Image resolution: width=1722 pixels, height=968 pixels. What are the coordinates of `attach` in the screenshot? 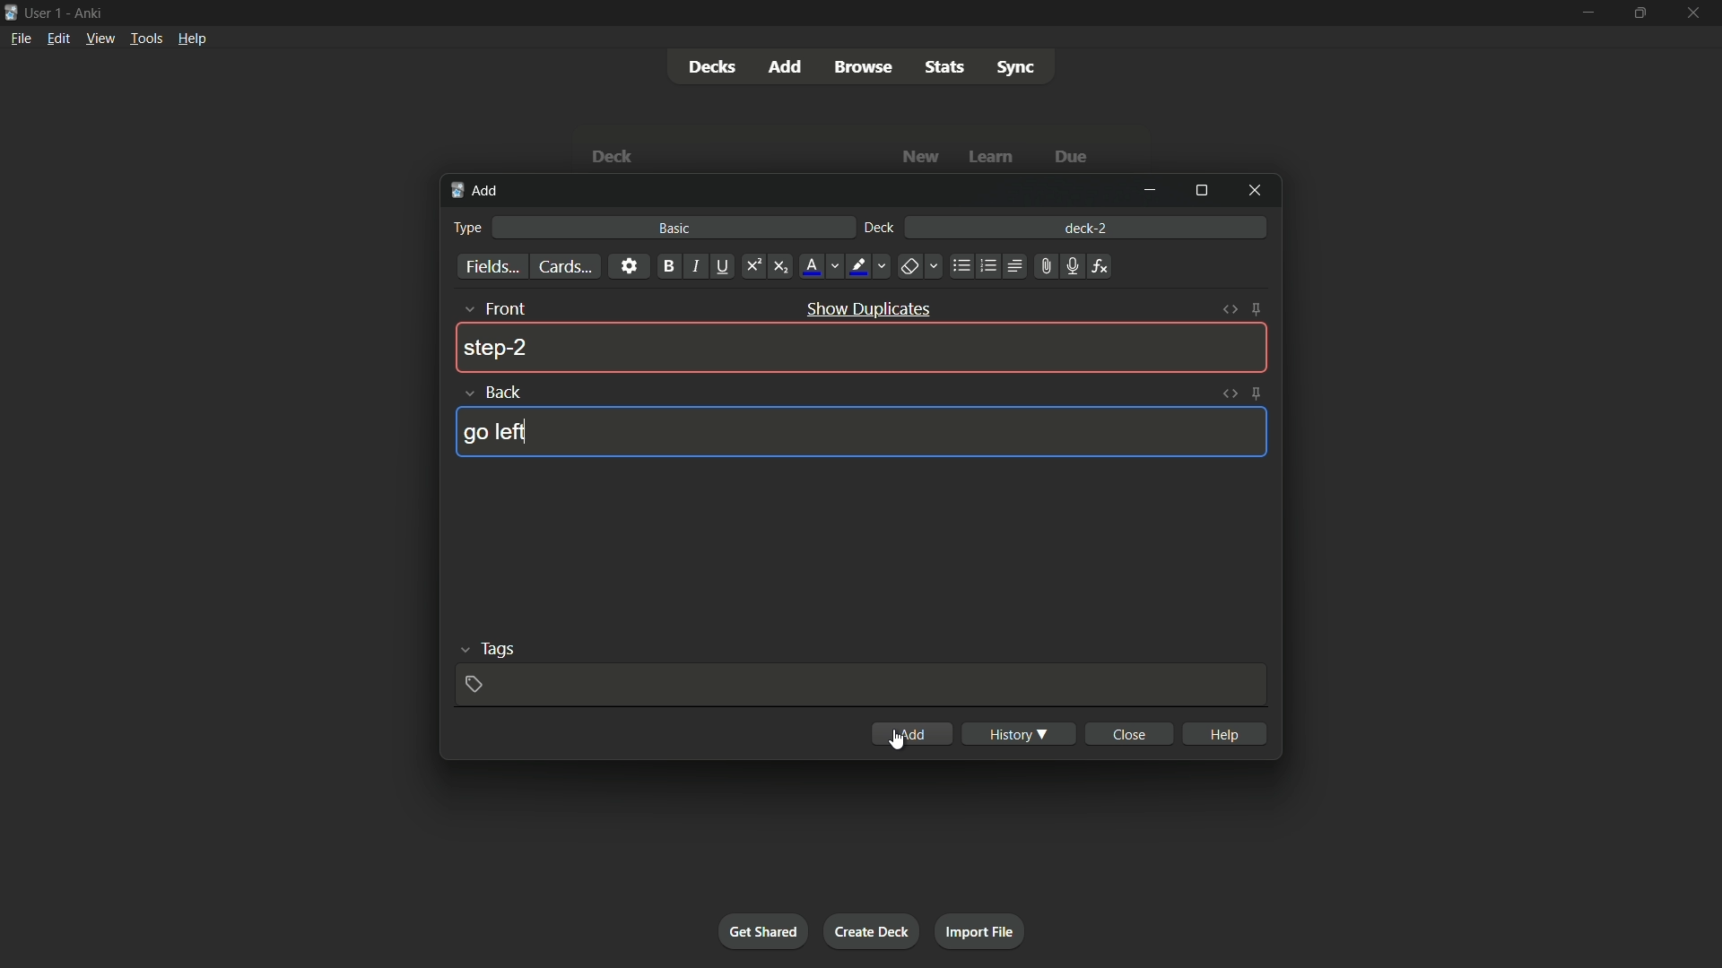 It's located at (1047, 265).